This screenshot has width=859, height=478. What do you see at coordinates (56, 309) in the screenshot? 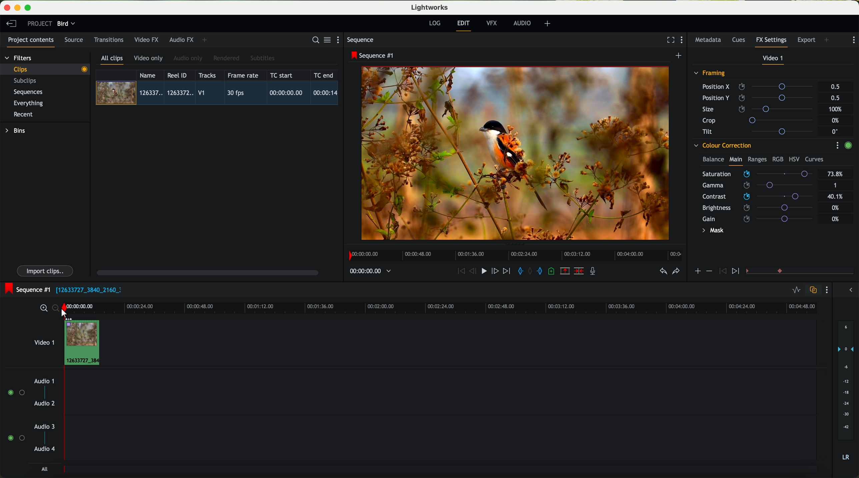
I see `zoom out` at bounding box center [56, 309].